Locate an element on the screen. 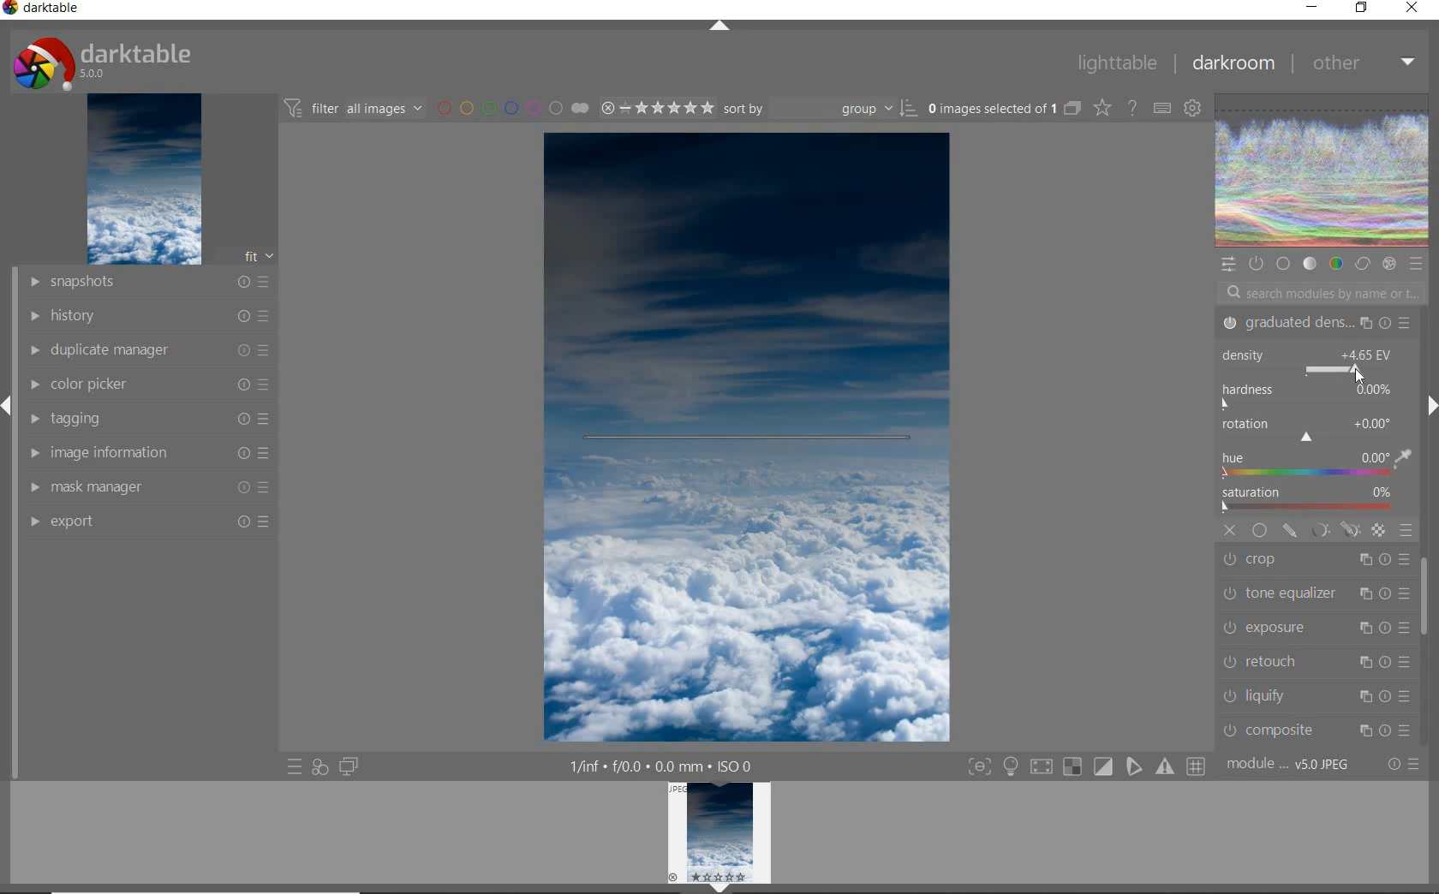  Up is located at coordinates (719, 27).